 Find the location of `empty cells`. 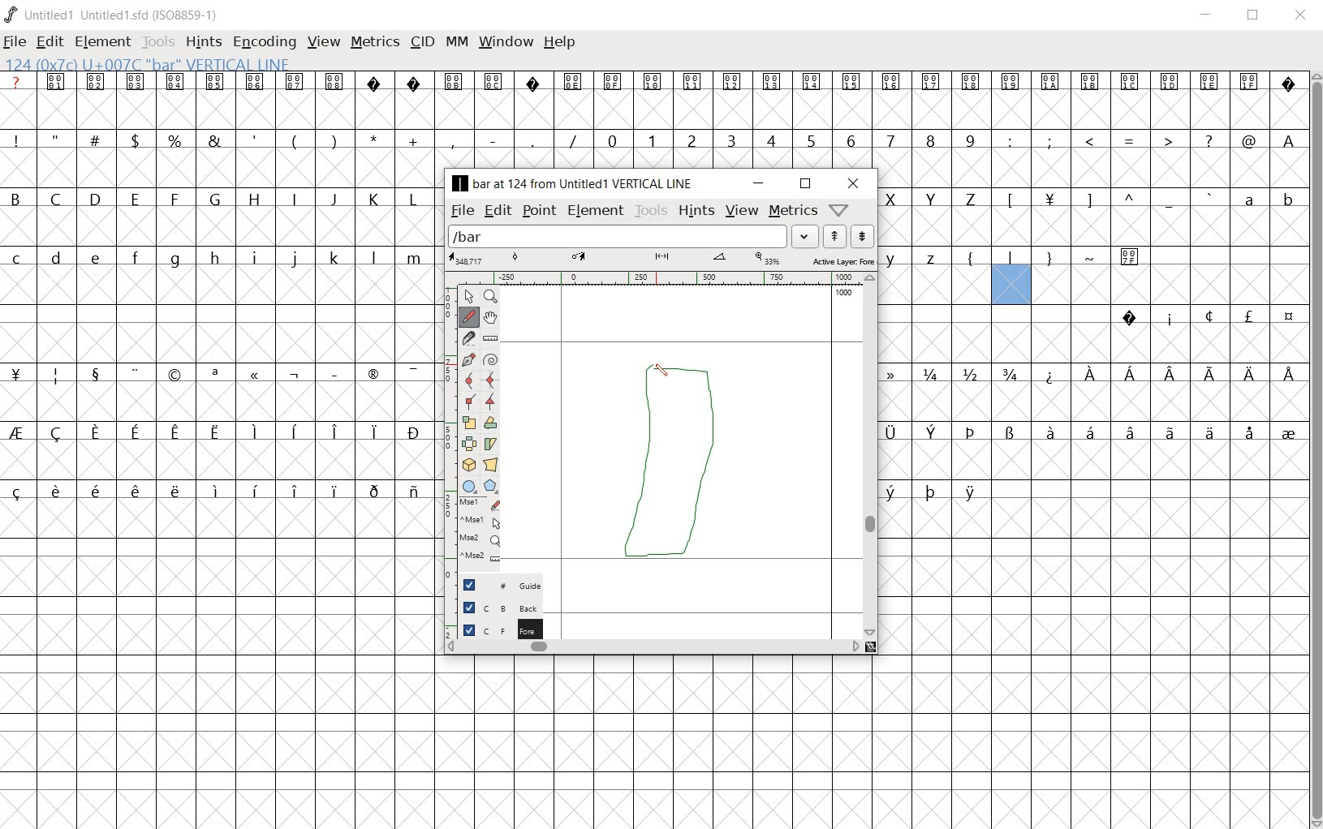

empty cells is located at coordinates (221, 287).